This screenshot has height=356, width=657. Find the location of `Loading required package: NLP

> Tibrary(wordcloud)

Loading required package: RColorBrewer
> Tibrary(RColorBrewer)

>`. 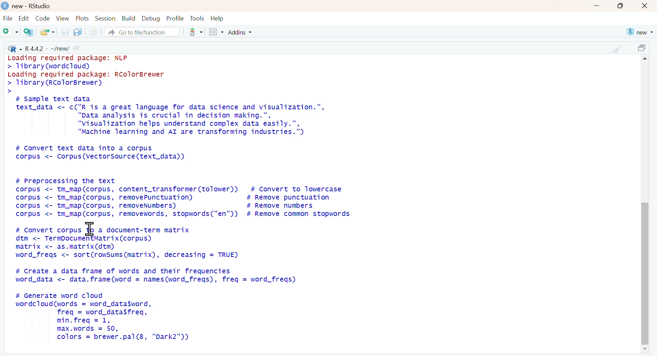

Loading required package: NLP

> Tibrary(wordcloud)

Loading required package: RColorBrewer
> Tibrary(RColorBrewer)

> is located at coordinates (90, 73).